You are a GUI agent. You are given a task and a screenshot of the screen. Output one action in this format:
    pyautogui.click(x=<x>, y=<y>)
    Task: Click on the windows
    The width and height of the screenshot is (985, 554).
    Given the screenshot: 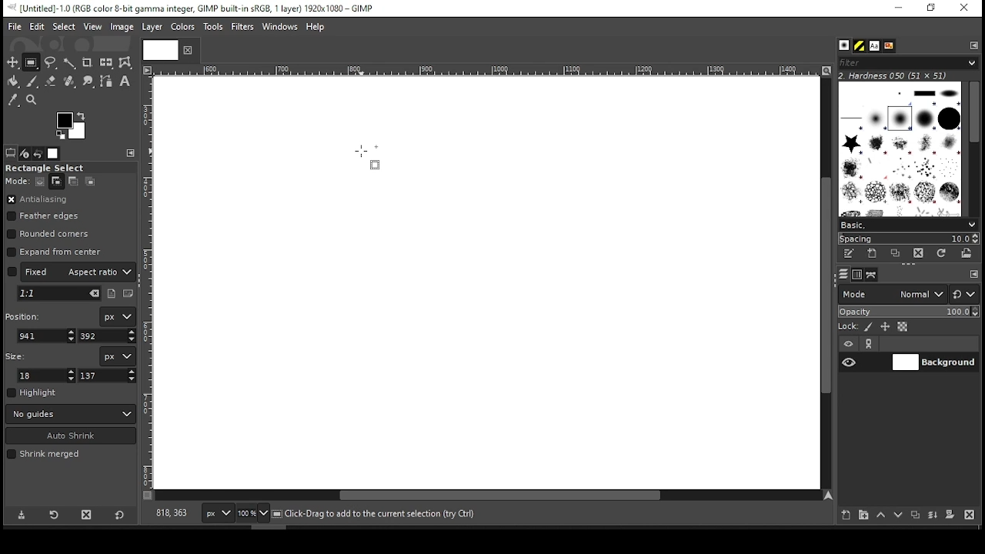 What is the action you would take?
    pyautogui.click(x=281, y=28)
    